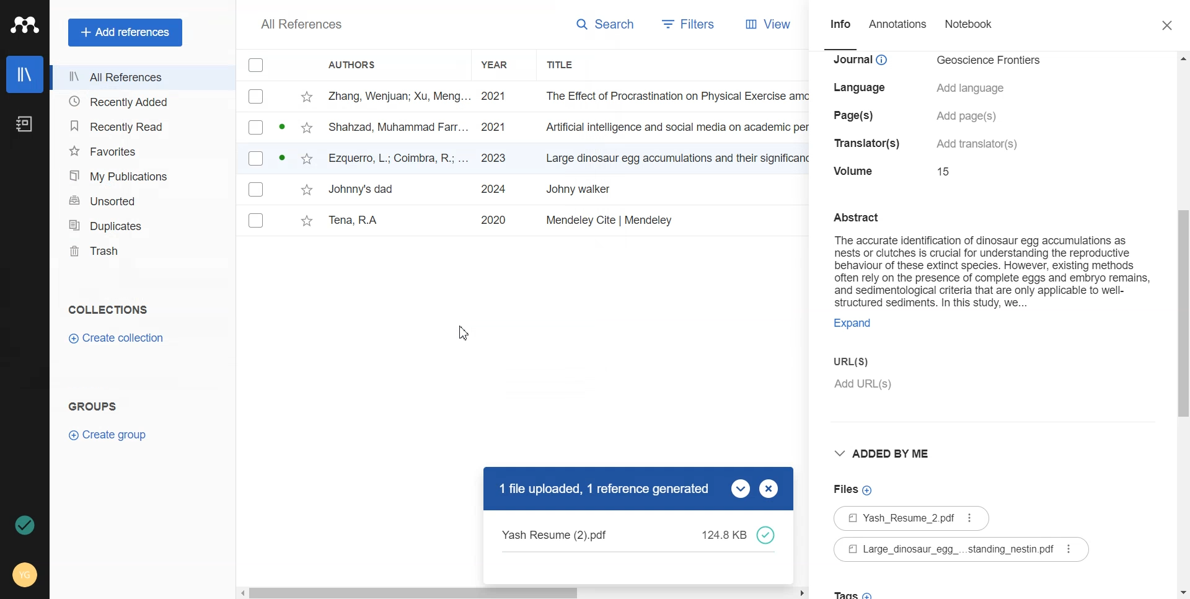 This screenshot has height=599, width=1190. What do you see at coordinates (256, 189) in the screenshot?
I see `Checkbox` at bounding box center [256, 189].